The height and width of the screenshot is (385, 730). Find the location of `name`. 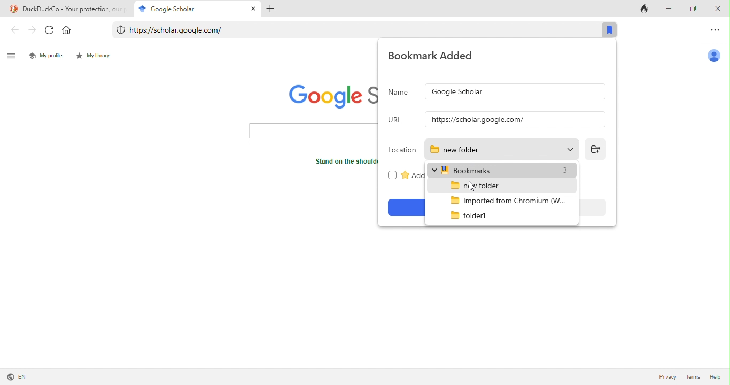

name is located at coordinates (400, 93).